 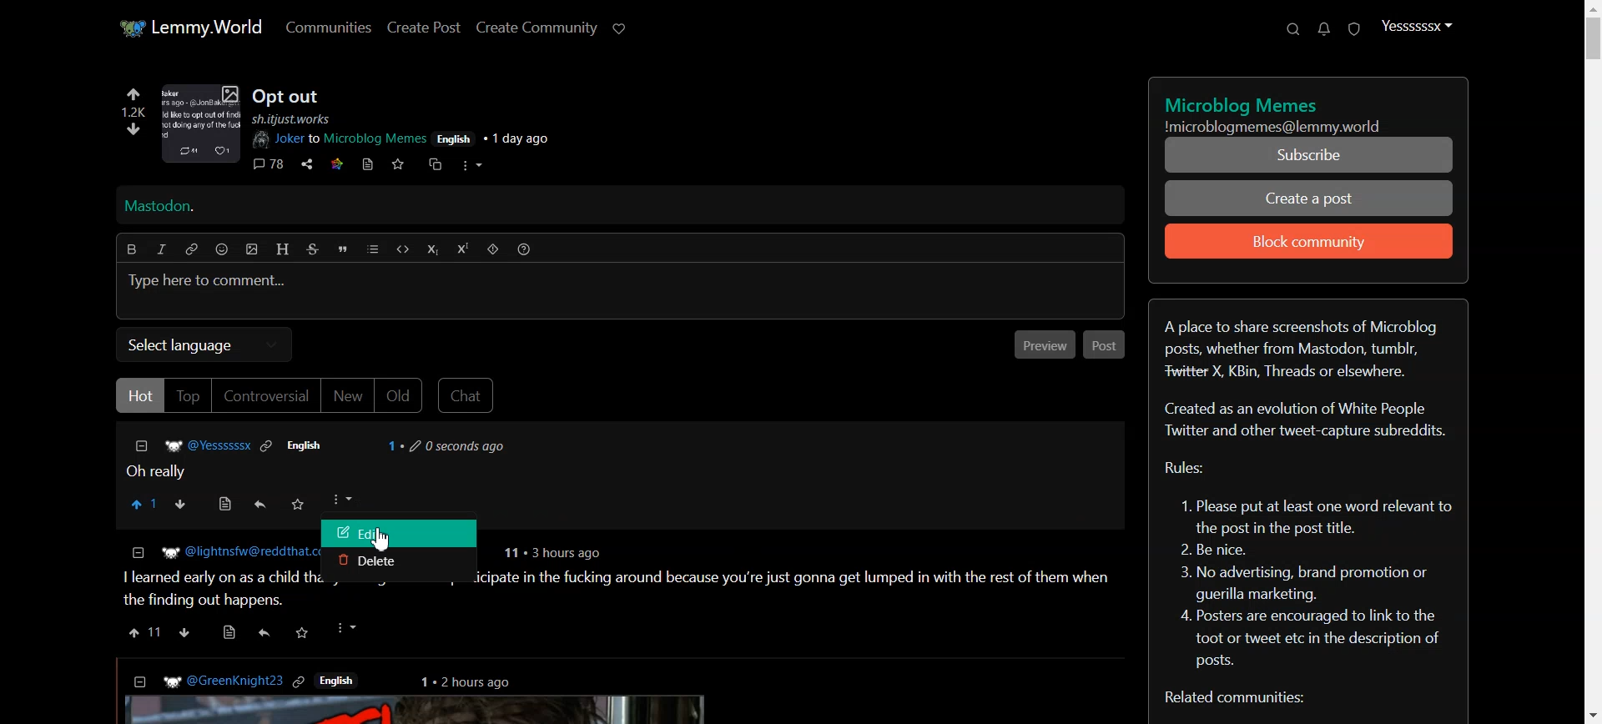 I want to click on Subscript, so click(x=432, y=249).